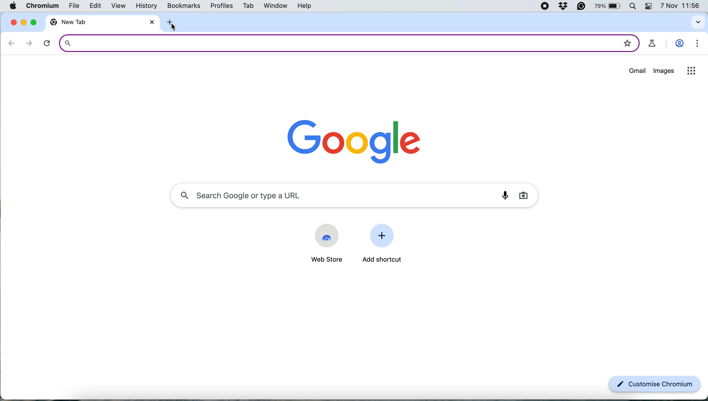  I want to click on chromium, so click(42, 6).